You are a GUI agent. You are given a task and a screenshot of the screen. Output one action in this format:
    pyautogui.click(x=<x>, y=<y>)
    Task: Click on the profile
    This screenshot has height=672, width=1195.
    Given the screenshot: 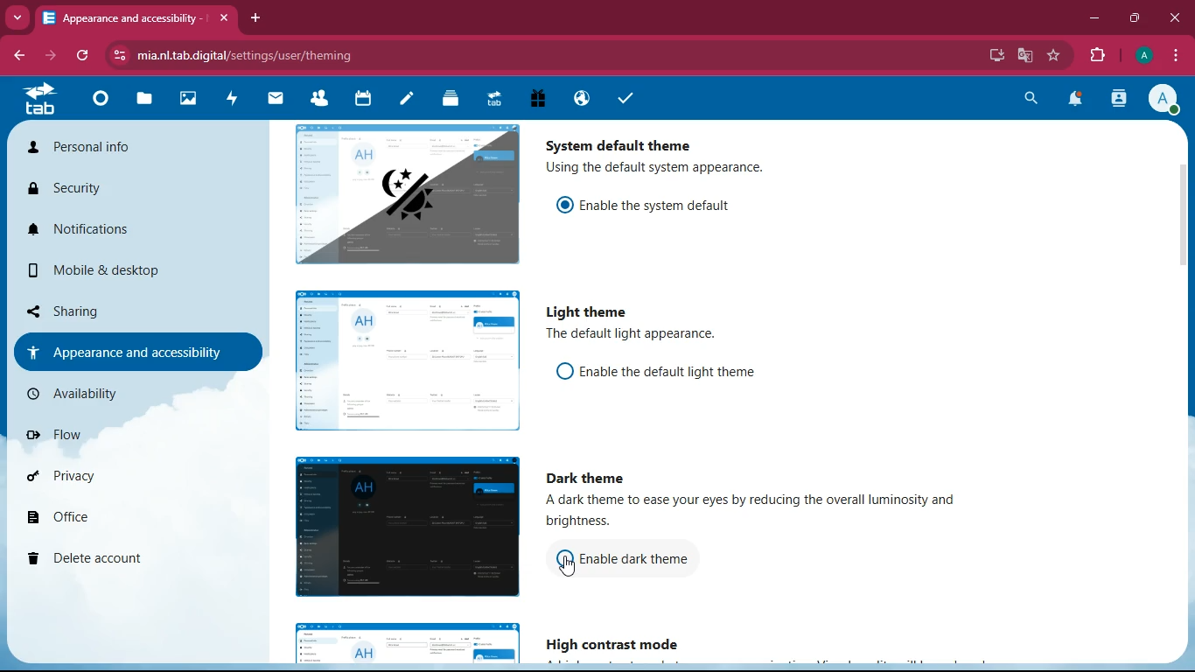 What is the action you would take?
    pyautogui.click(x=1168, y=101)
    